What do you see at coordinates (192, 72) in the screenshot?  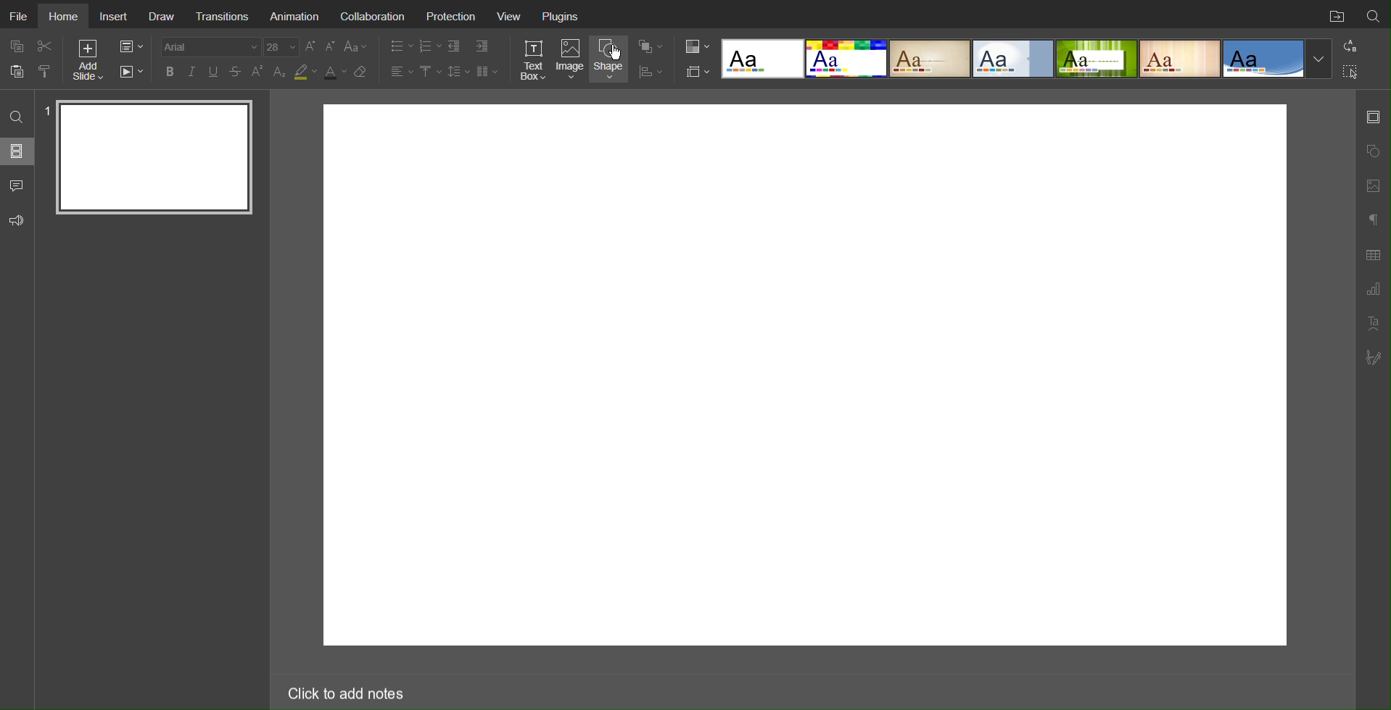 I see `Italics` at bounding box center [192, 72].